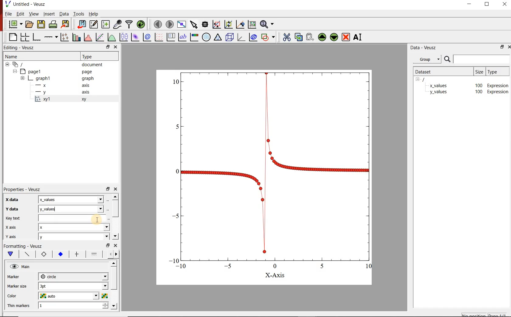 This screenshot has width=511, height=317. What do you see at coordinates (129, 24) in the screenshot?
I see `filter data` at bounding box center [129, 24].